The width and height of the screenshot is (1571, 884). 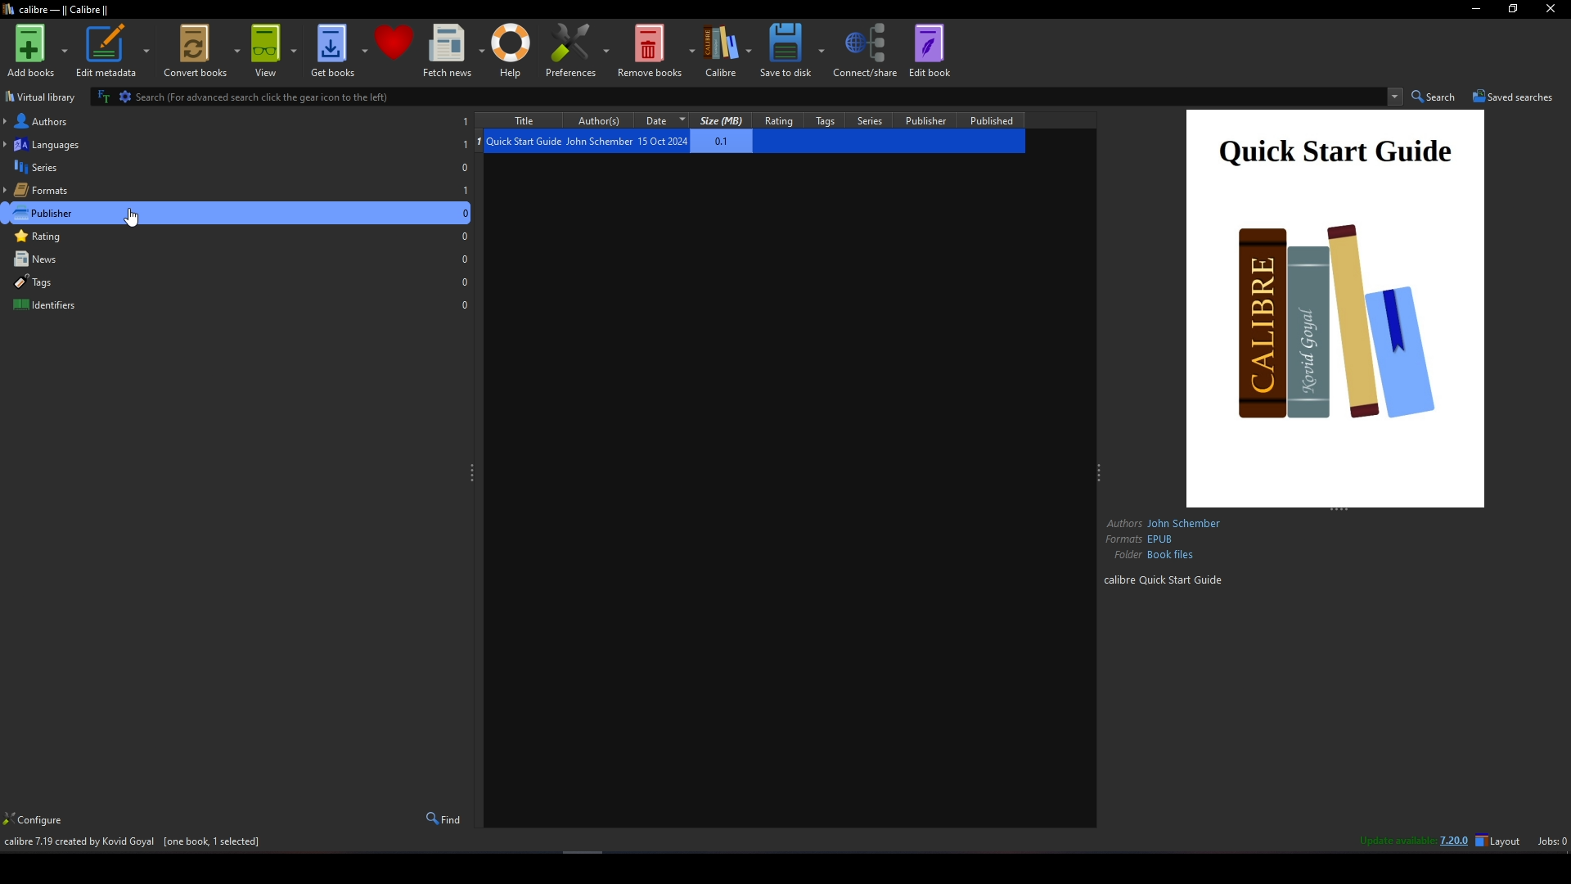 What do you see at coordinates (657, 51) in the screenshot?
I see `Remove books` at bounding box center [657, 51].